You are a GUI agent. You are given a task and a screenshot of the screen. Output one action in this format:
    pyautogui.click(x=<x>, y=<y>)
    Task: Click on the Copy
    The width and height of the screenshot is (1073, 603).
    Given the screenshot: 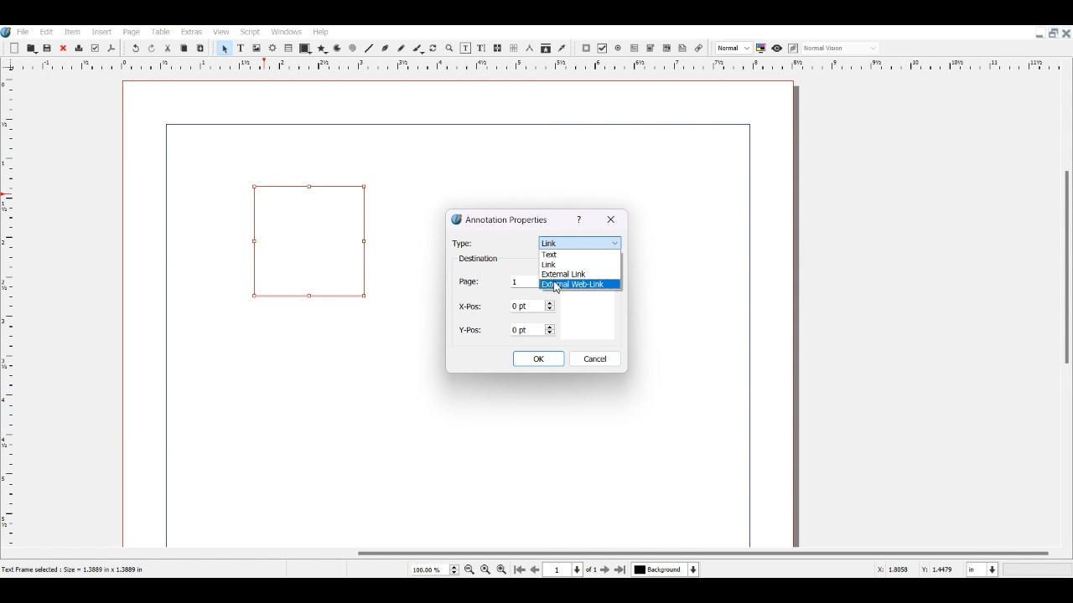 What is the action you would take?
    pyautogui.click(x=183, y=48)
    